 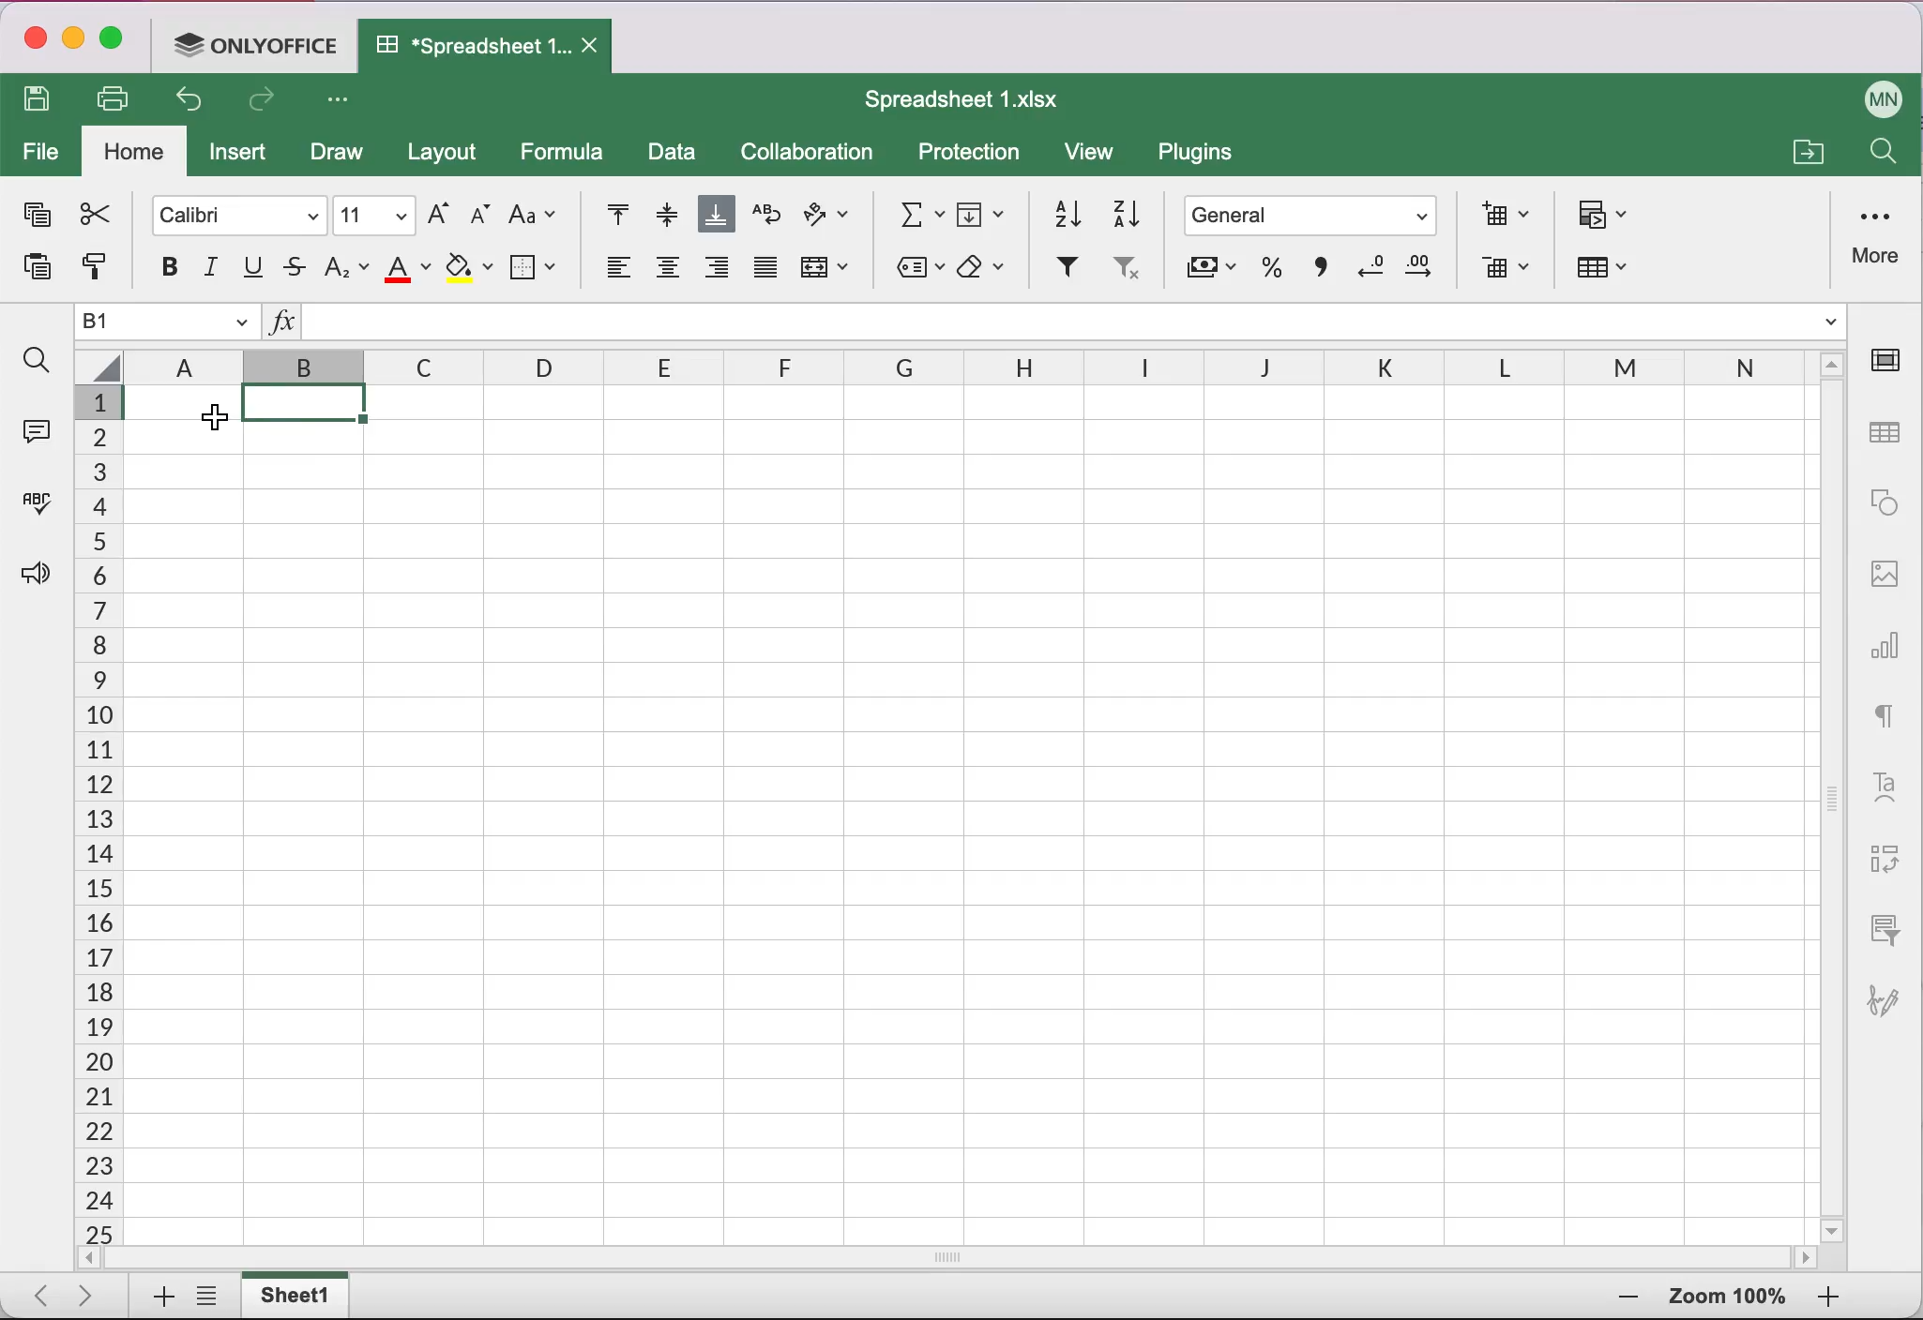 I want to click on add sheet, so click(x=155, y=1297).